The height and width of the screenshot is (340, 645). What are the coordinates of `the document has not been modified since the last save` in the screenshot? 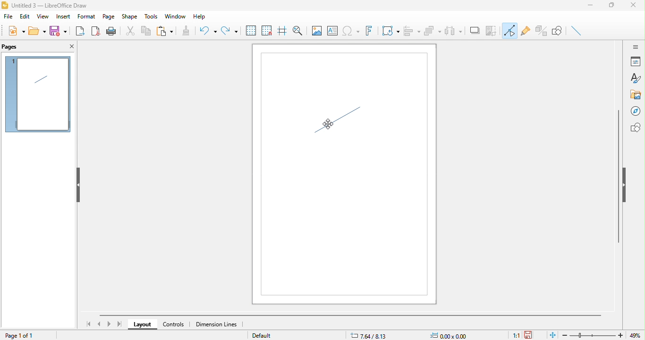 It's located at (532, 335).